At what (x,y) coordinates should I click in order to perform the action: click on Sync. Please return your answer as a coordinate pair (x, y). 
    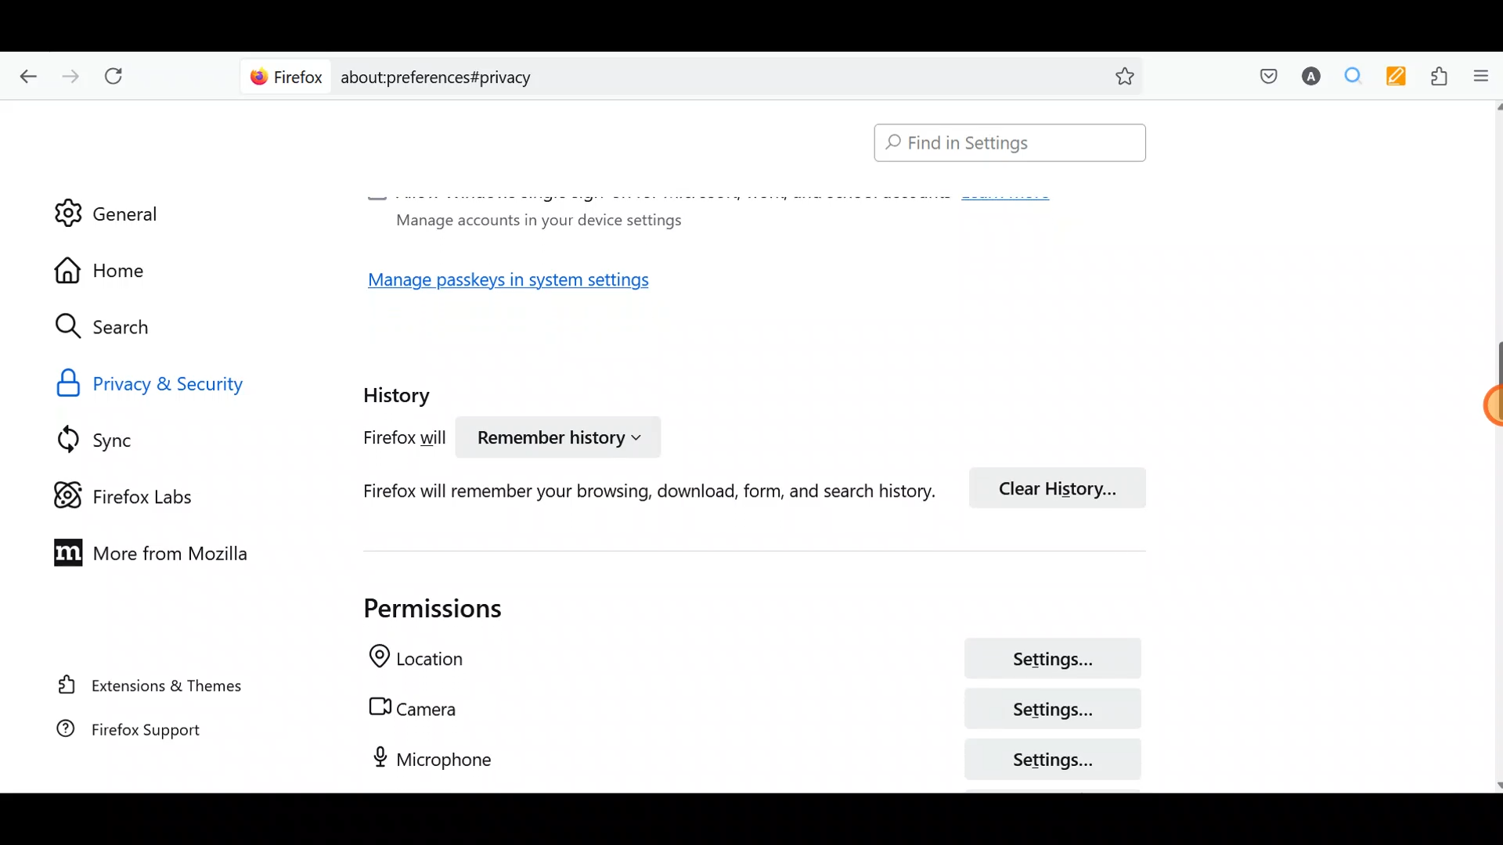
    Looking at the image, I should click on (117, 439).